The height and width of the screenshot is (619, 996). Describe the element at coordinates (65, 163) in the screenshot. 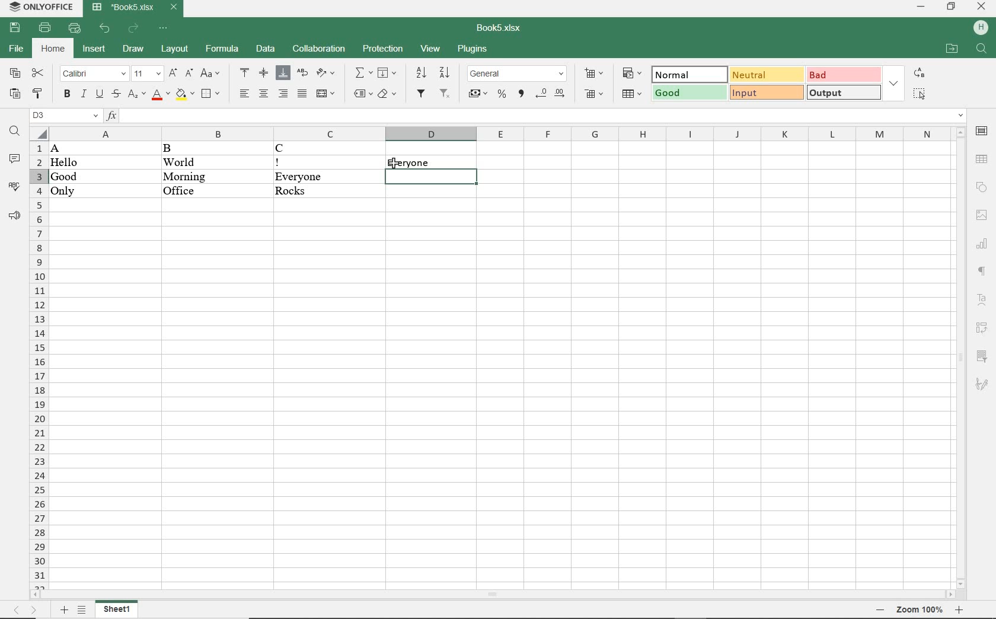

I see `Hello` at that location.